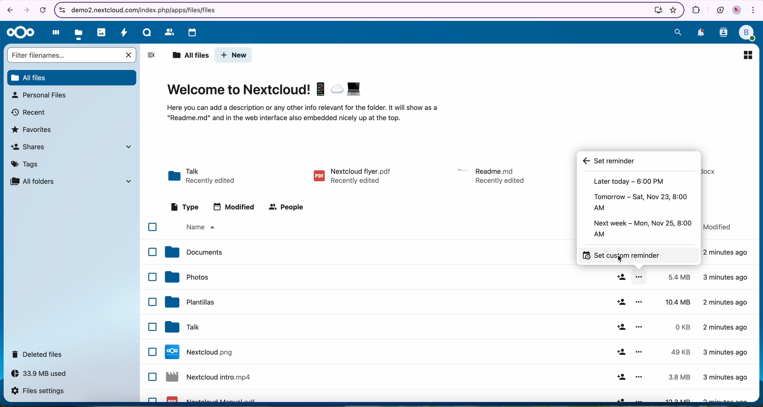 Image resolution: width=763 pixels, height=407 pixels. Describe the element at coordinates (214, 398) in the screenshot. I see `Nextcloud pdf` at that location.